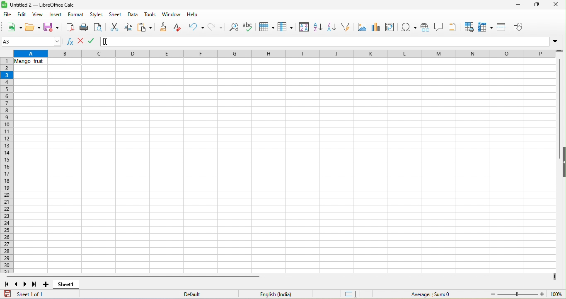  What do you see at coordinates (56, 15) in the screenshot?
I see `insert` at bounding box center [56, 15].